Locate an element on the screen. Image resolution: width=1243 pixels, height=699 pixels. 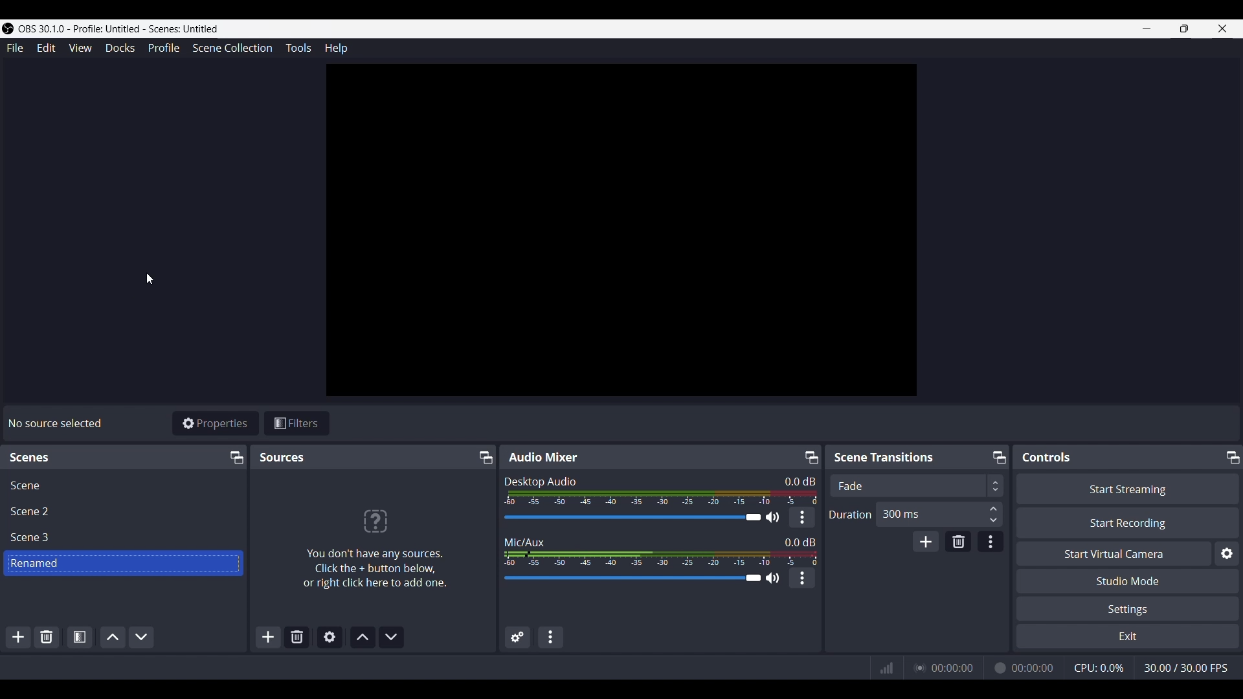
Volume Meter is located at coordinates (660, 558).